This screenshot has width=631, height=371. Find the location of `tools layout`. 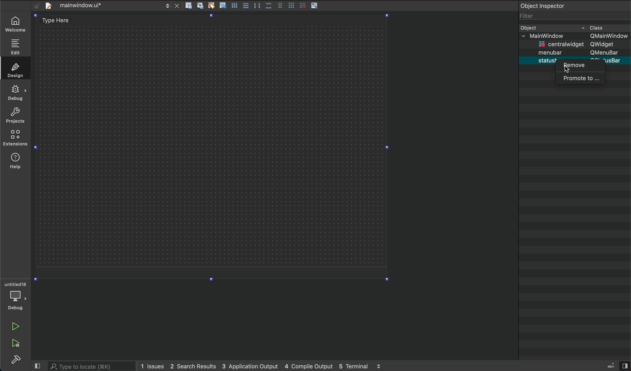

tools layout is located at coordinates (245, 6).